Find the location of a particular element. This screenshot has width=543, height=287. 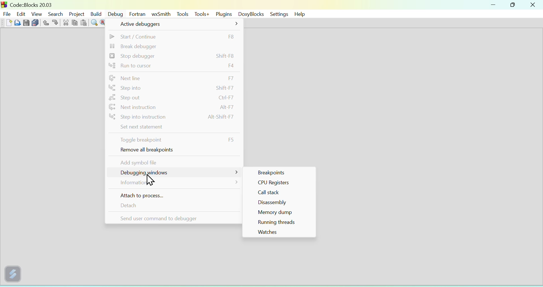

Tools is located at coordinates (182, 13).